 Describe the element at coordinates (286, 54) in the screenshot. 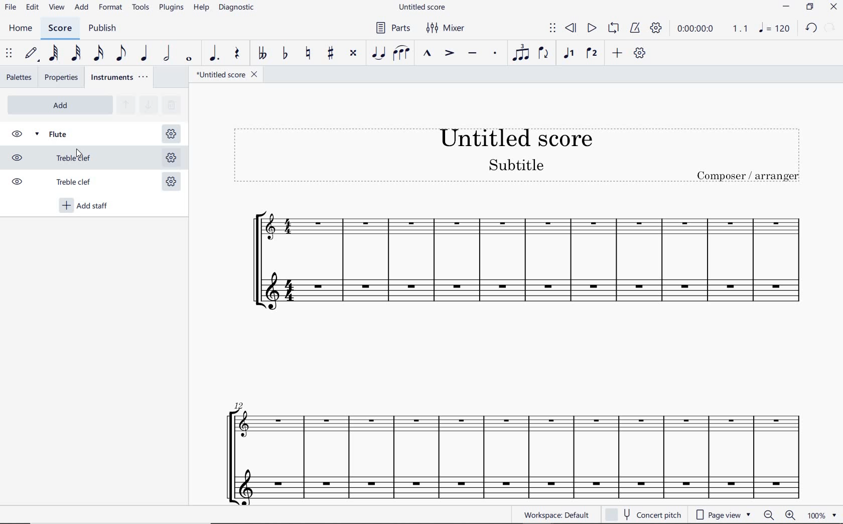

I see `TOGGLE FLAT` at that location.